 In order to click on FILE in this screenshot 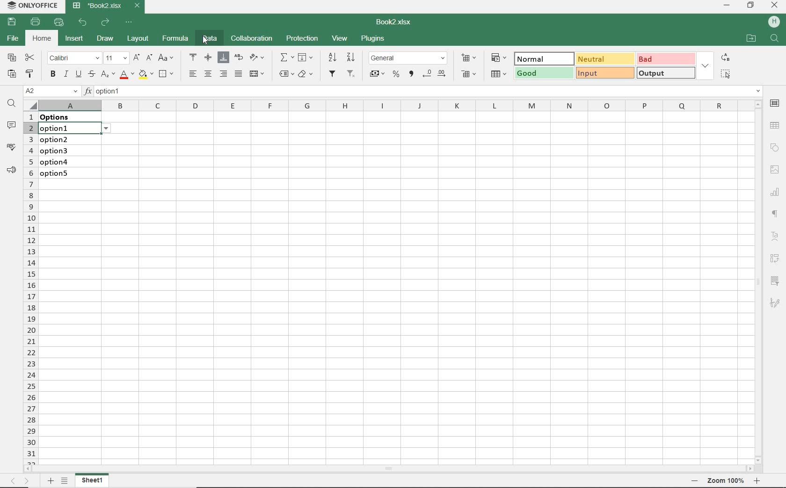, I will do `click(12, 40)`.